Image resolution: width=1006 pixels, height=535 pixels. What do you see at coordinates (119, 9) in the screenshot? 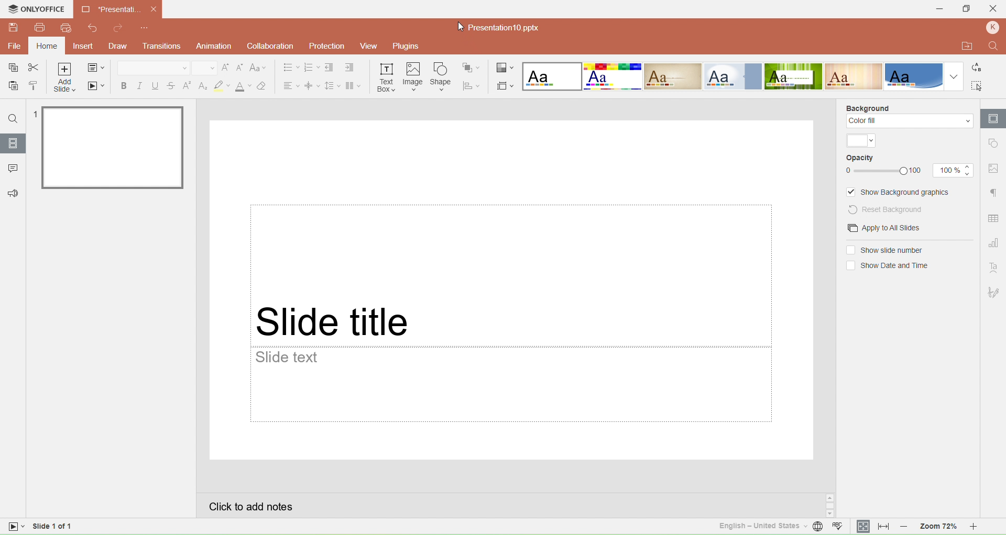
I see `Presentation` at bounding box center [119, 9].